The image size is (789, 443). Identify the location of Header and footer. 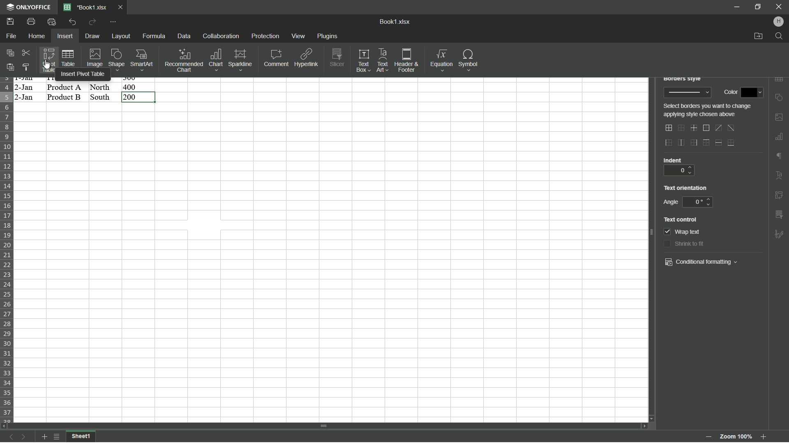
(409, 61).